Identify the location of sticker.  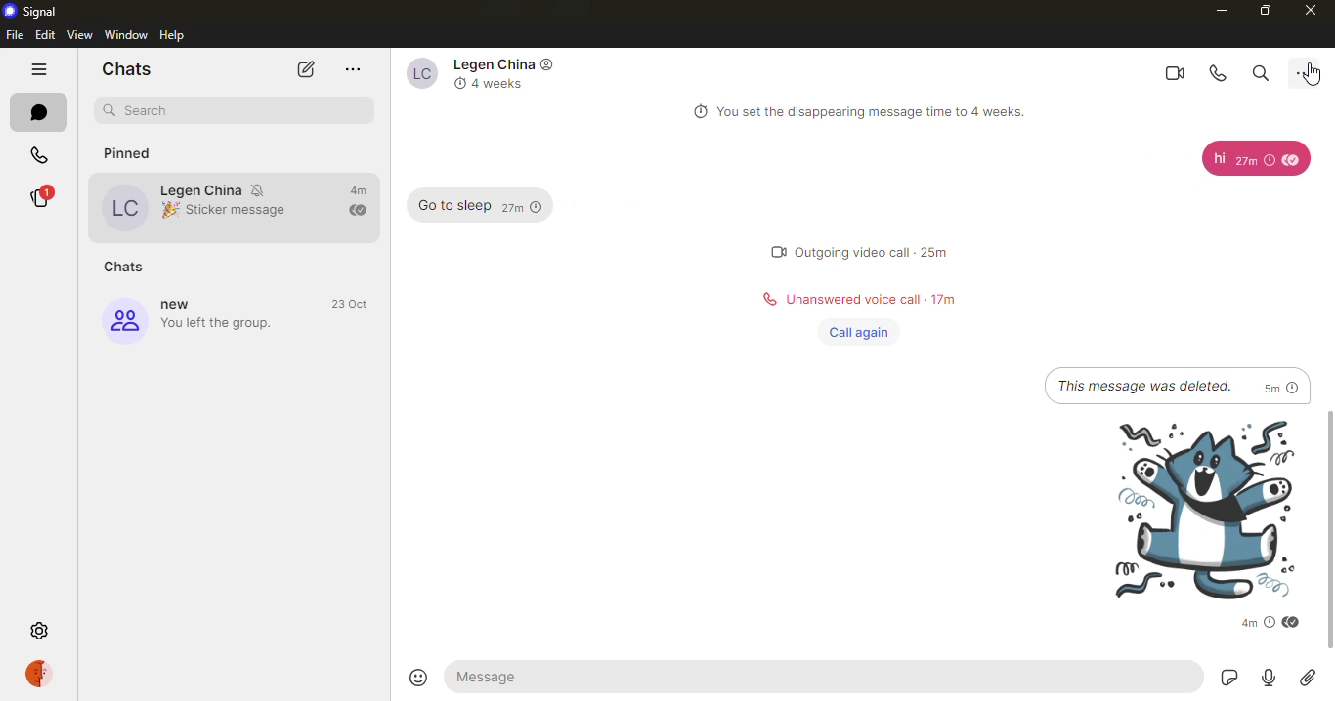
(1227, 679).